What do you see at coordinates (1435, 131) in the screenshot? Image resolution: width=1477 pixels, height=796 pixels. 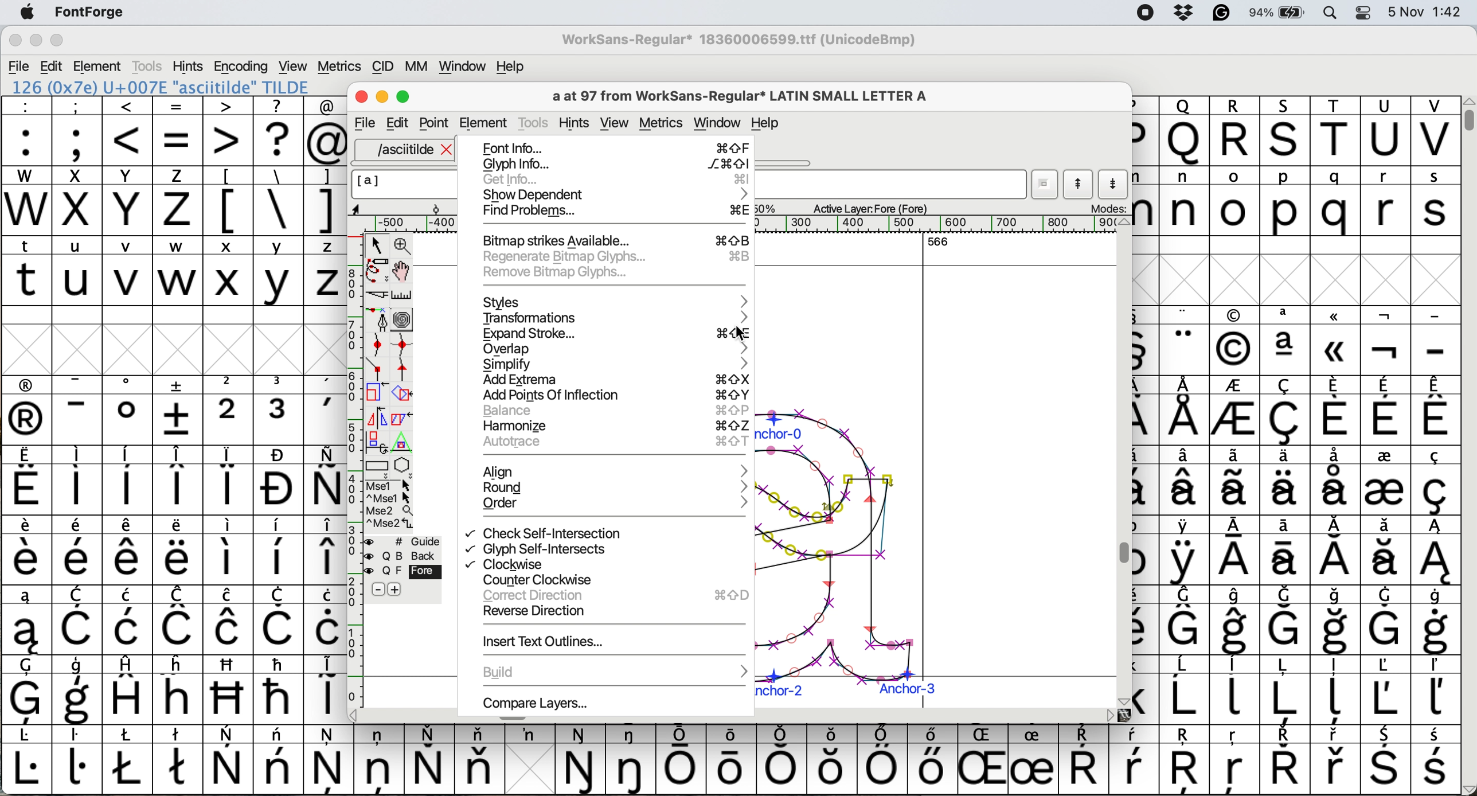 I see `V` at bounding box center [1435, 131].